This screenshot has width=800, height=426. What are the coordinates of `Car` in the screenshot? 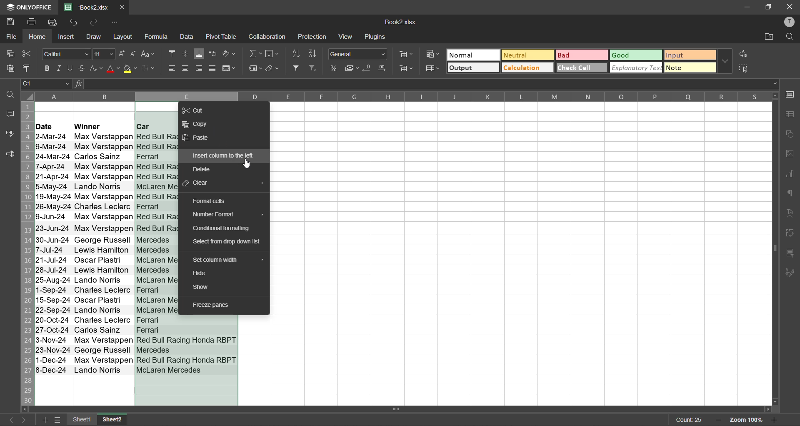 It's located at (156, 126).